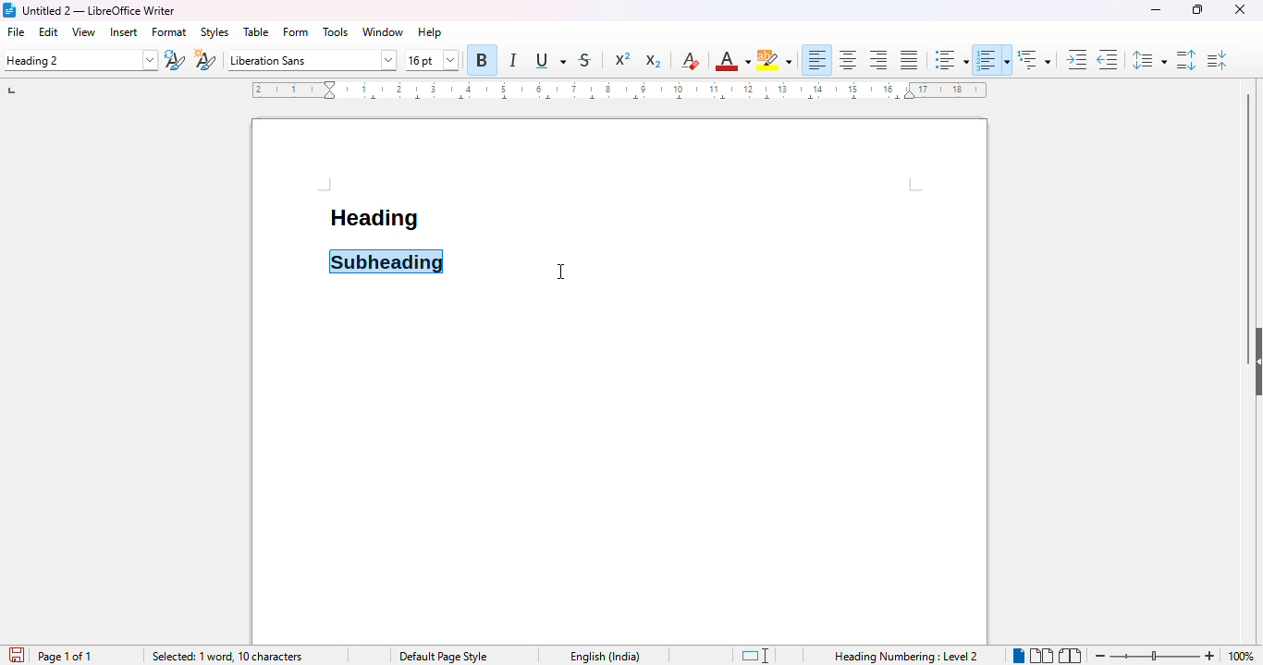  What do you see at coordinates (1209, 656) in the screenshot?
I see `zoom in` at bounding box center [1209, 656].